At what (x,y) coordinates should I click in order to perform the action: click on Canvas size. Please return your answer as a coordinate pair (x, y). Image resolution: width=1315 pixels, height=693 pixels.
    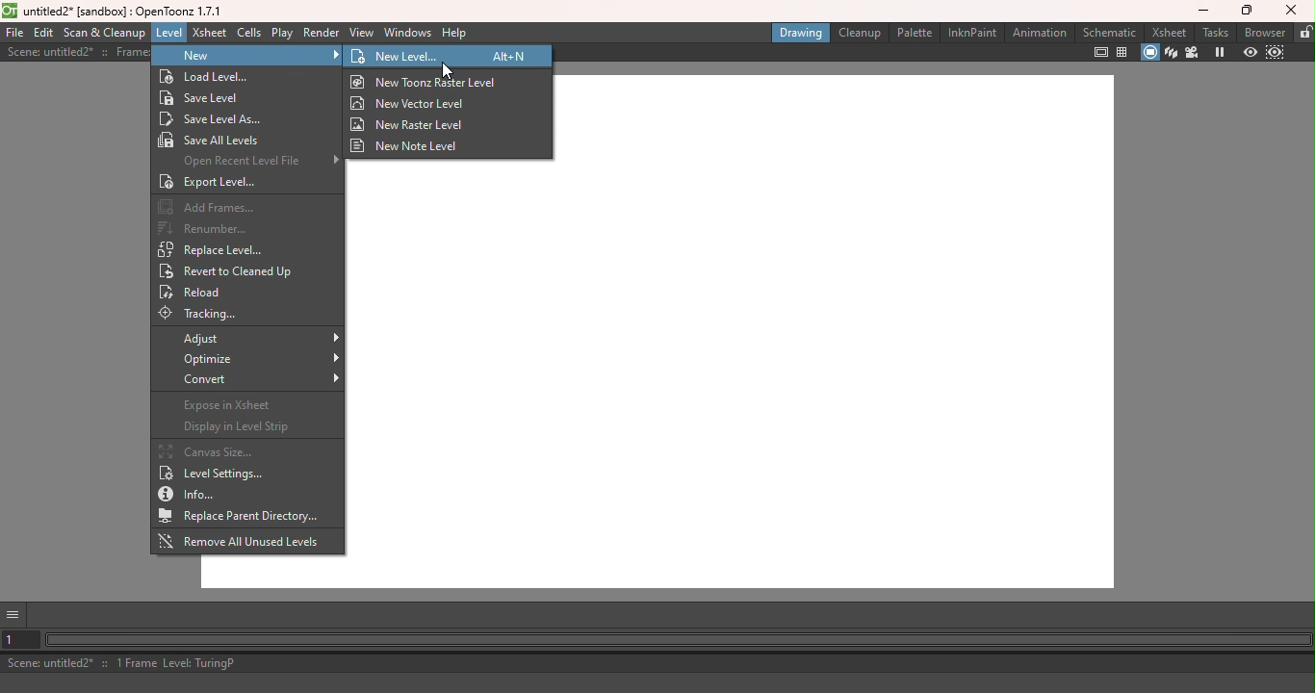
    Looking at the image, I should click on (210, 451).